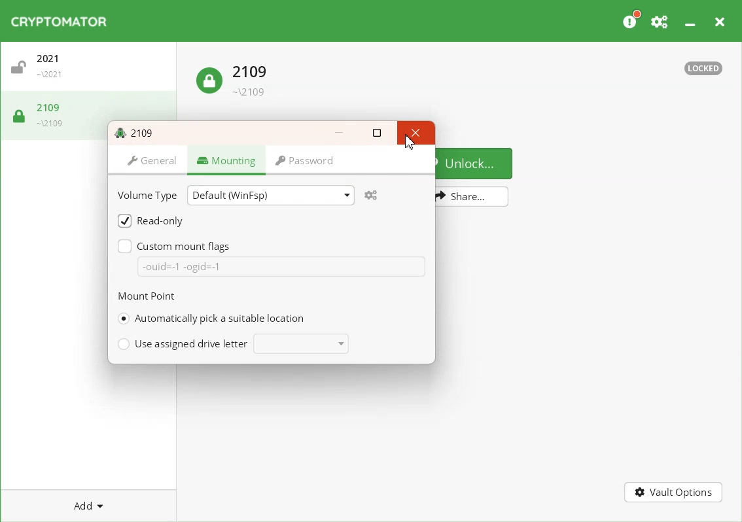 This screenshot has height=522, width=742. I want to click on Text, so click(703, 69).